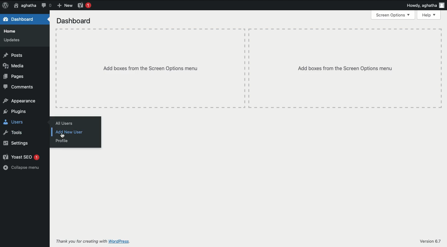 This screenshot has width=447, height=247. I want to click on Tools, so click(14, 133).